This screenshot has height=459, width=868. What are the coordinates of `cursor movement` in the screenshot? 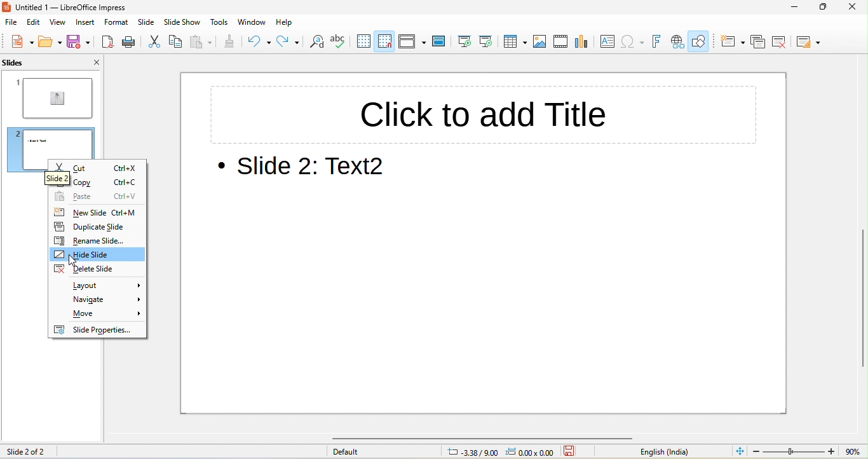 It's located at (76, 260).